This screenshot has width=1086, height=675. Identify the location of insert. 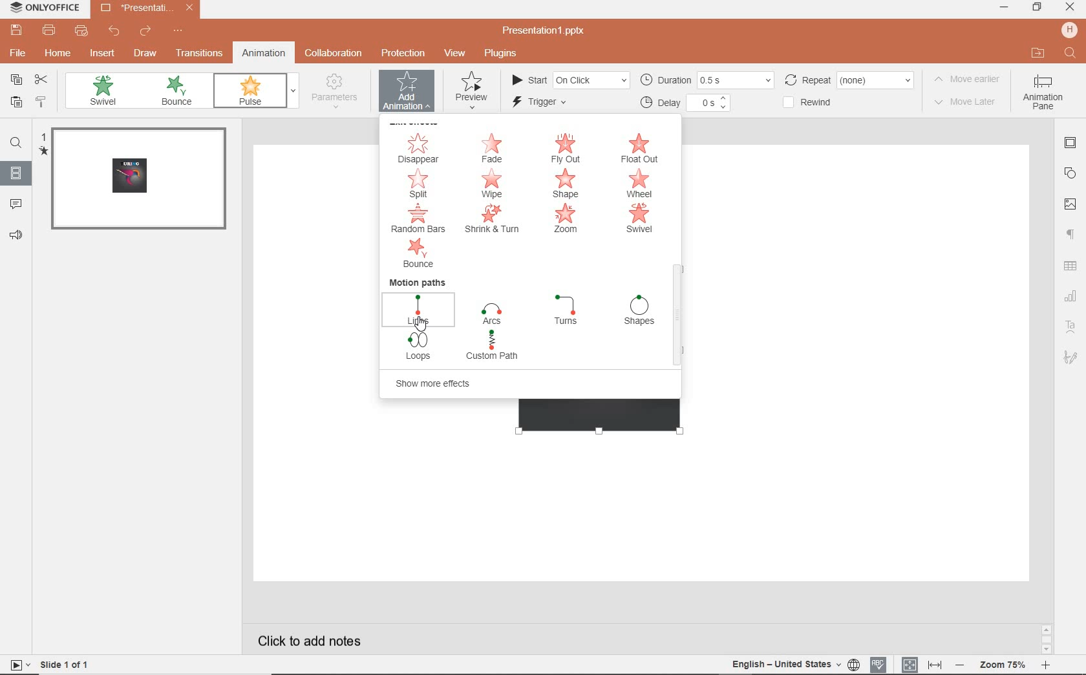
(102, 53).